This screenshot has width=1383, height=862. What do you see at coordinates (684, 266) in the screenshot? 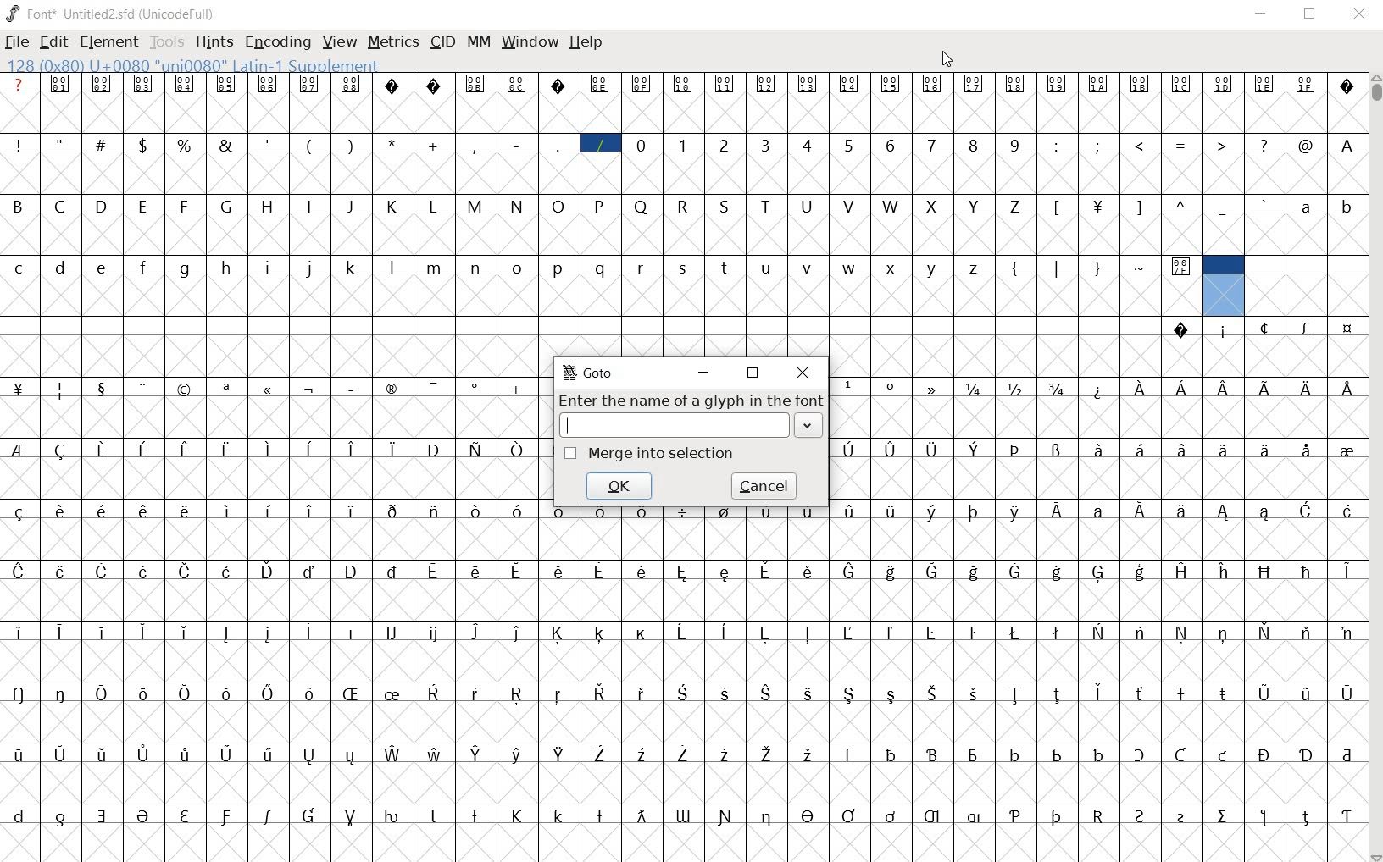
I see `s` at bounding box center [684, 266].